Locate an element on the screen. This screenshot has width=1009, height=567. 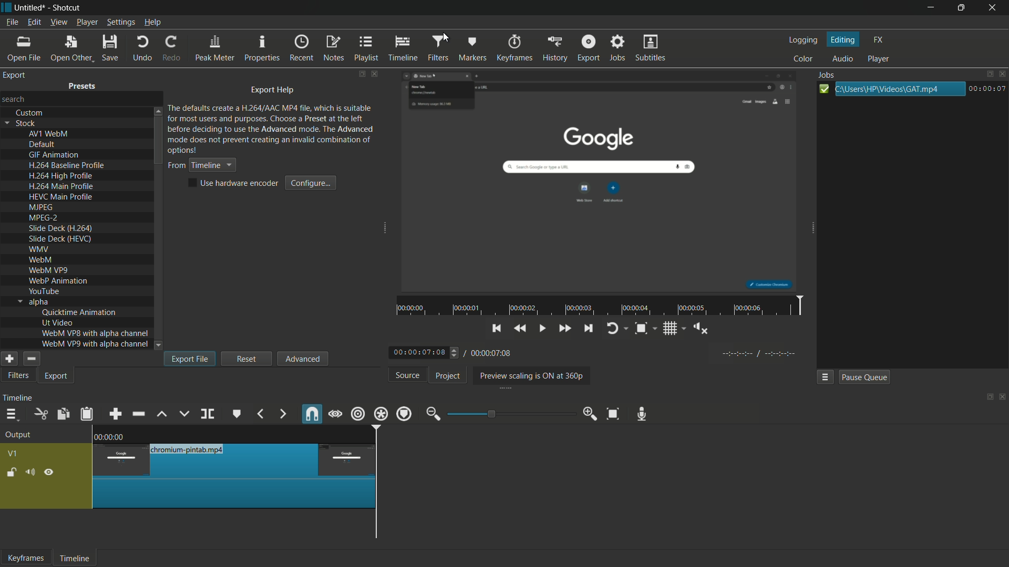
peak meter is located at coordinates (214, 49).